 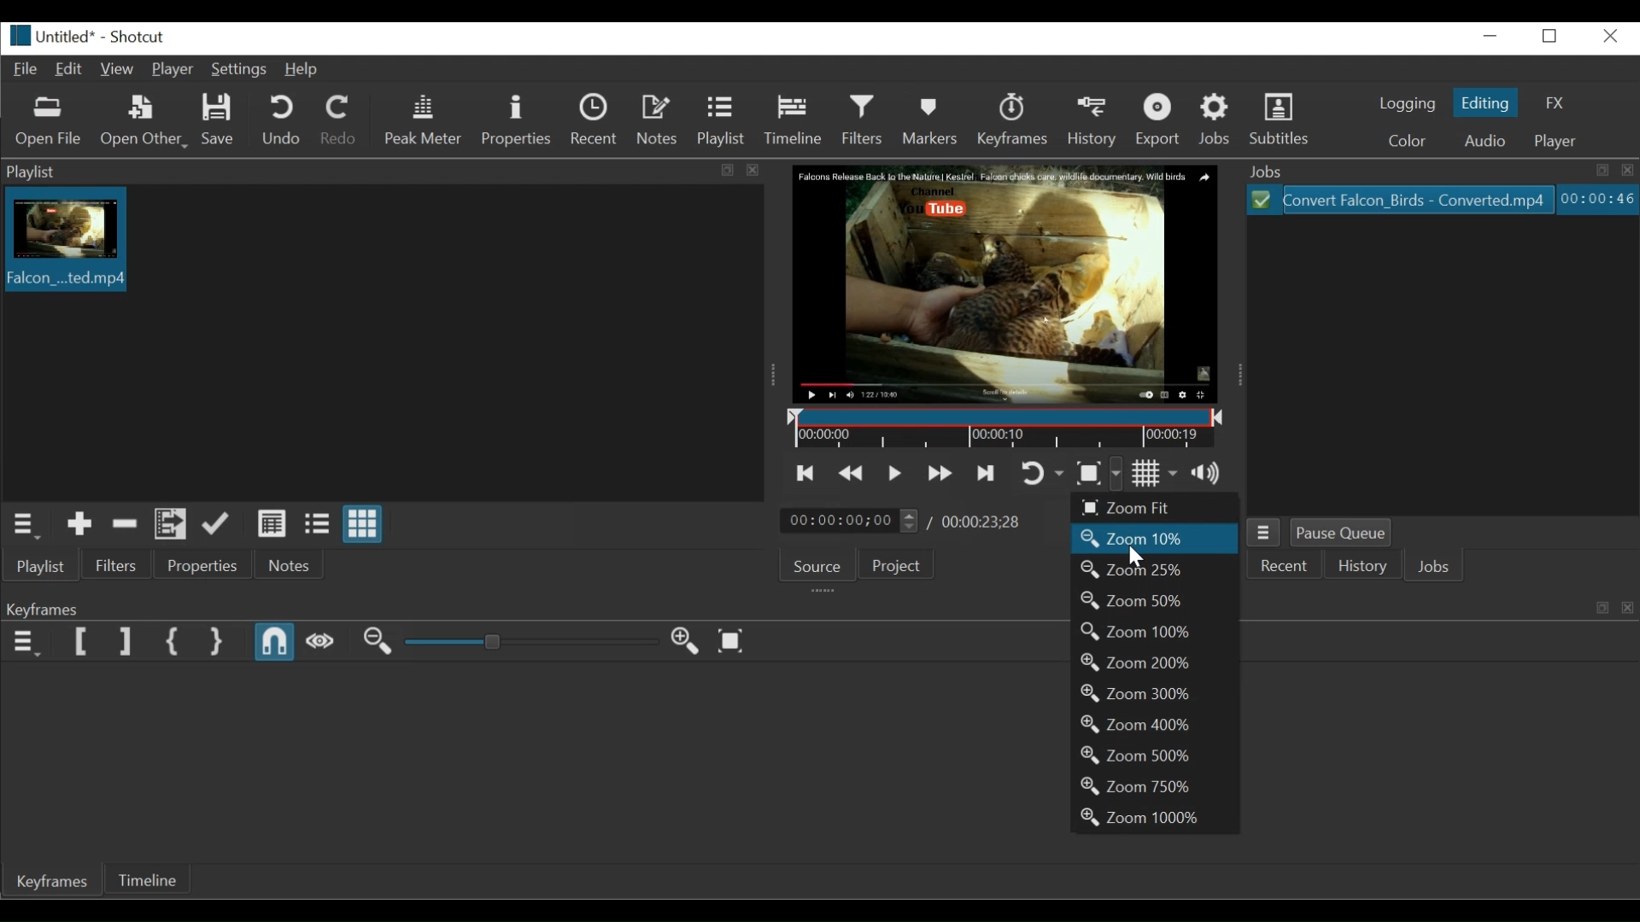 I want to click on Adjust Zoom Keyframe, so click(x=531, y=642).